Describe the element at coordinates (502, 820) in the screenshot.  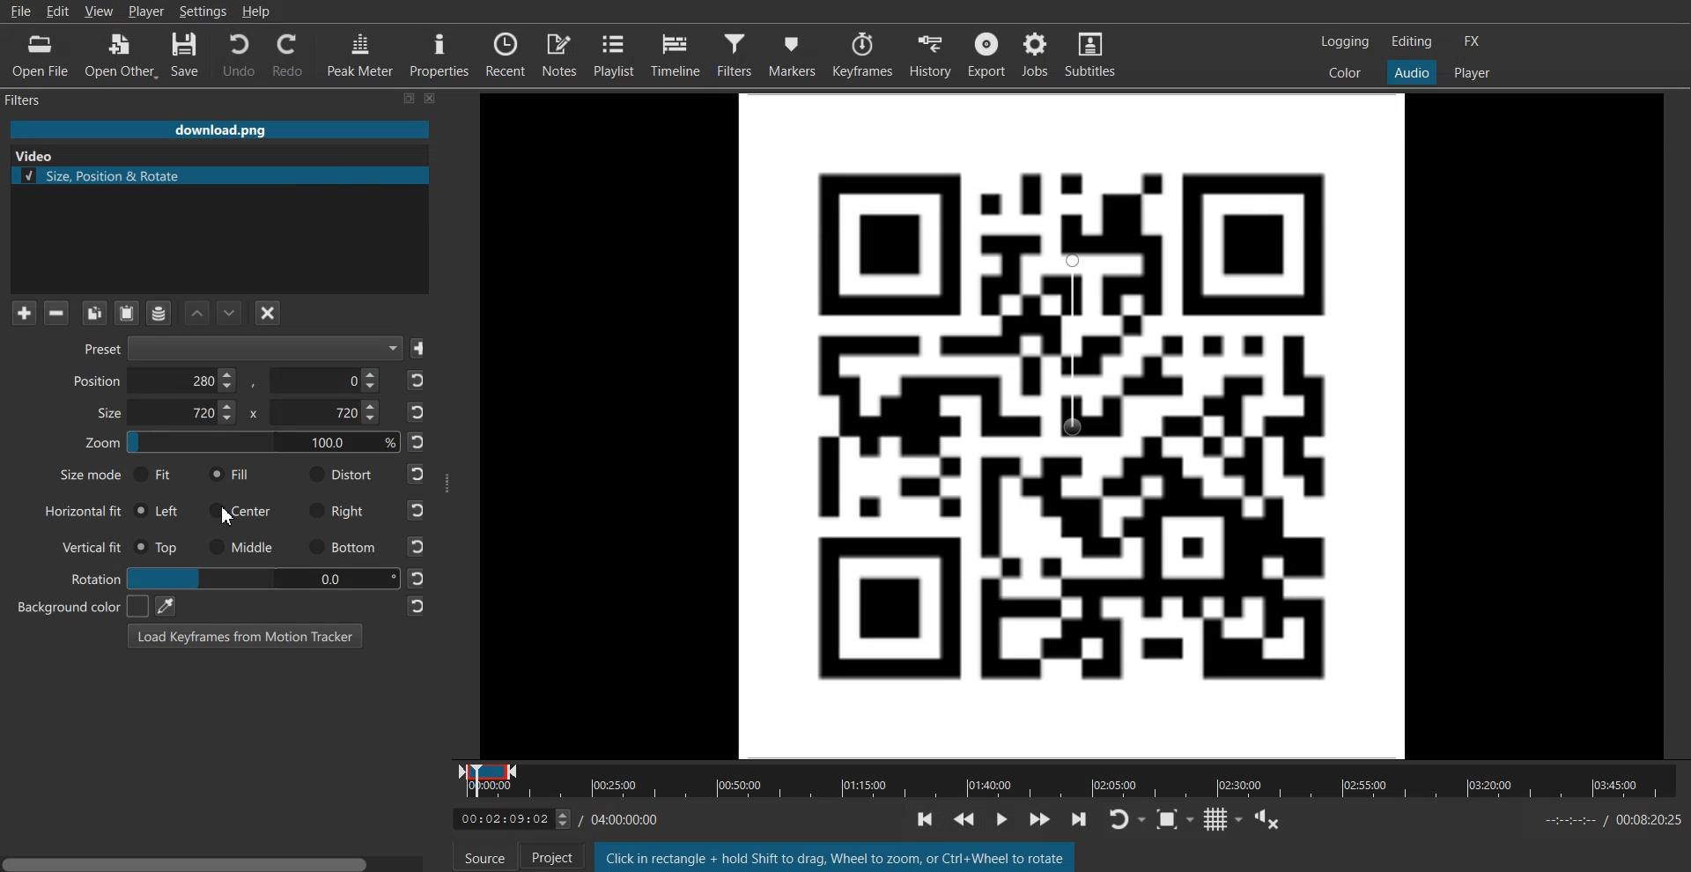
I see `Timeline` at that location.